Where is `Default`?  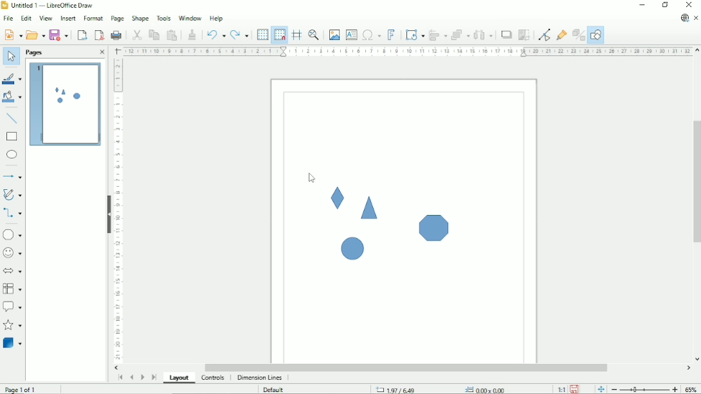 Default is located at coordinates (275, 389).